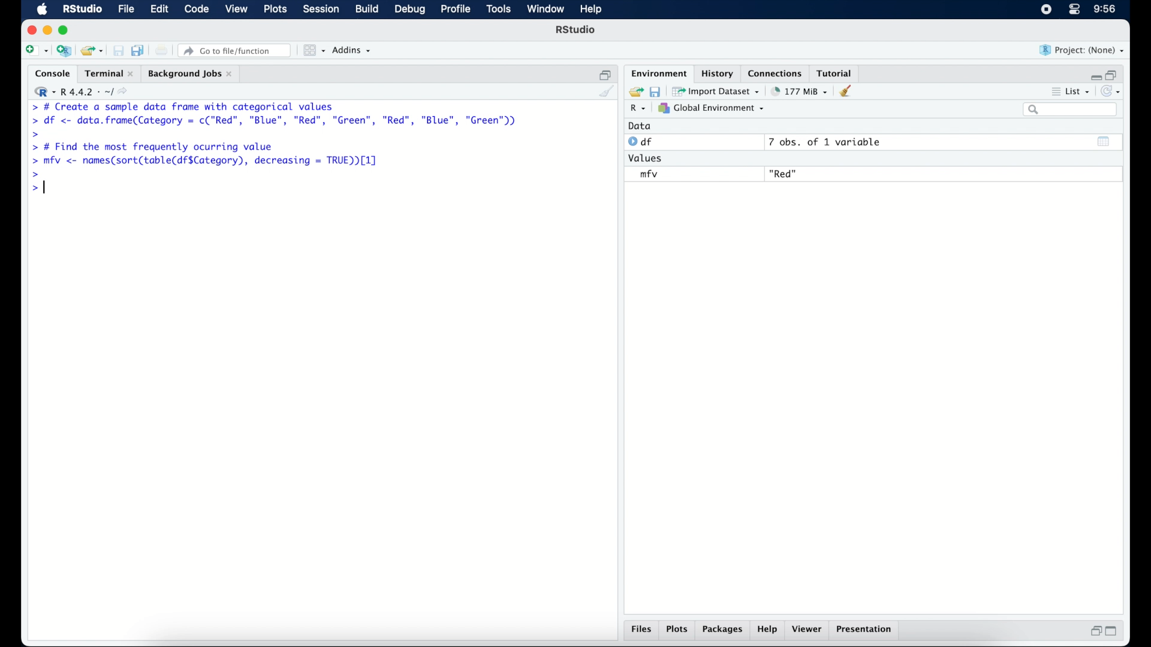 This screenshot has width=1151, height=647. What do you see at coordinates (604, 72) in the screenshot?
I see `restore down` at bounding box center [604, 72].